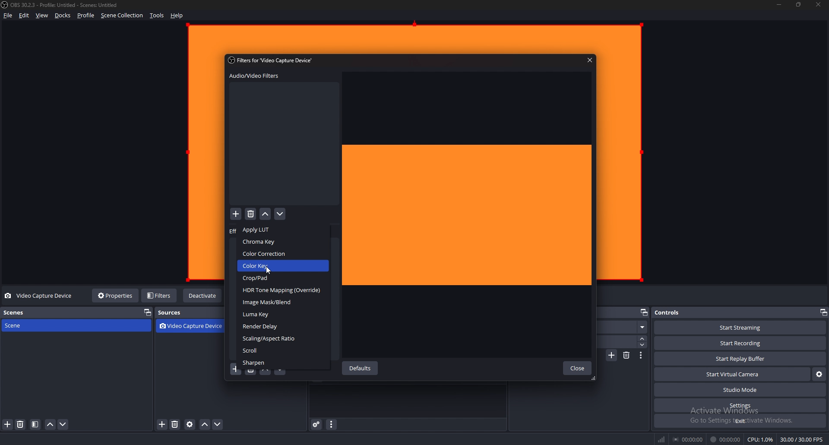 The width and height of the screenshot is (829, 445). Describe the element at coordinates (640, 355) in the screenshot. I see `transition properties` at that location.